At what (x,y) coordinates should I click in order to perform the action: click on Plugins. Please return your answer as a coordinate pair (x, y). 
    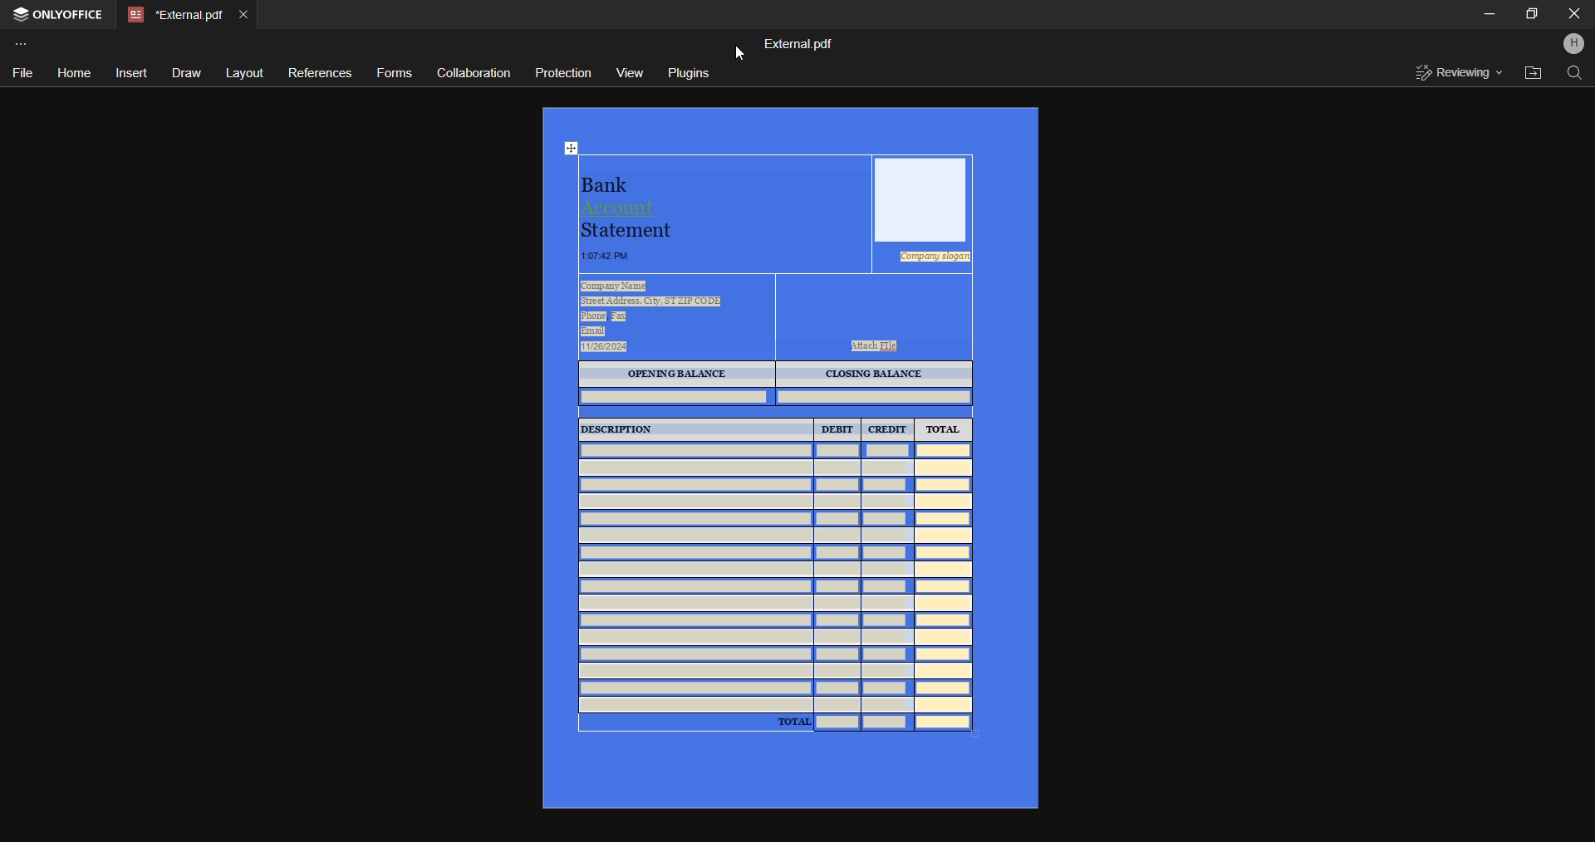
    Looking at the image, I should click on (687, 71).